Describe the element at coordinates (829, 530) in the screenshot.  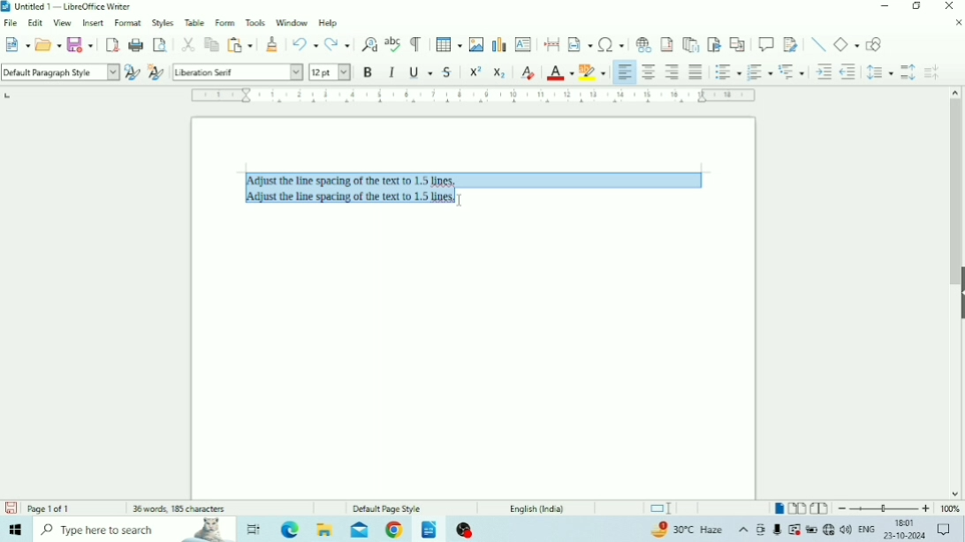
I see `Internet` at that location.